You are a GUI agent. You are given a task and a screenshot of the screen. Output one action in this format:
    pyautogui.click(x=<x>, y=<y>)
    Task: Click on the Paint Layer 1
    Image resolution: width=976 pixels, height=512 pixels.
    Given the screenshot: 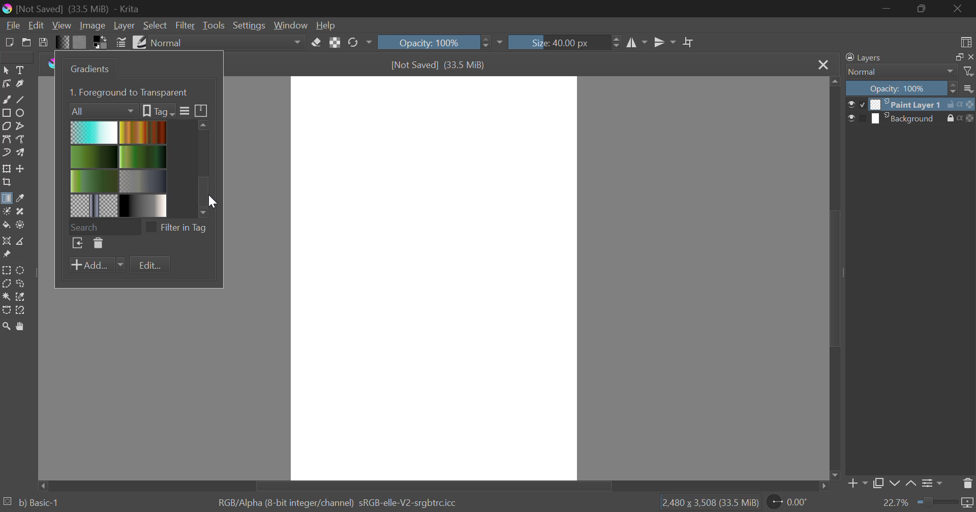 What is the action you would take?
    pyautogui.click(x=906, y=103)
    